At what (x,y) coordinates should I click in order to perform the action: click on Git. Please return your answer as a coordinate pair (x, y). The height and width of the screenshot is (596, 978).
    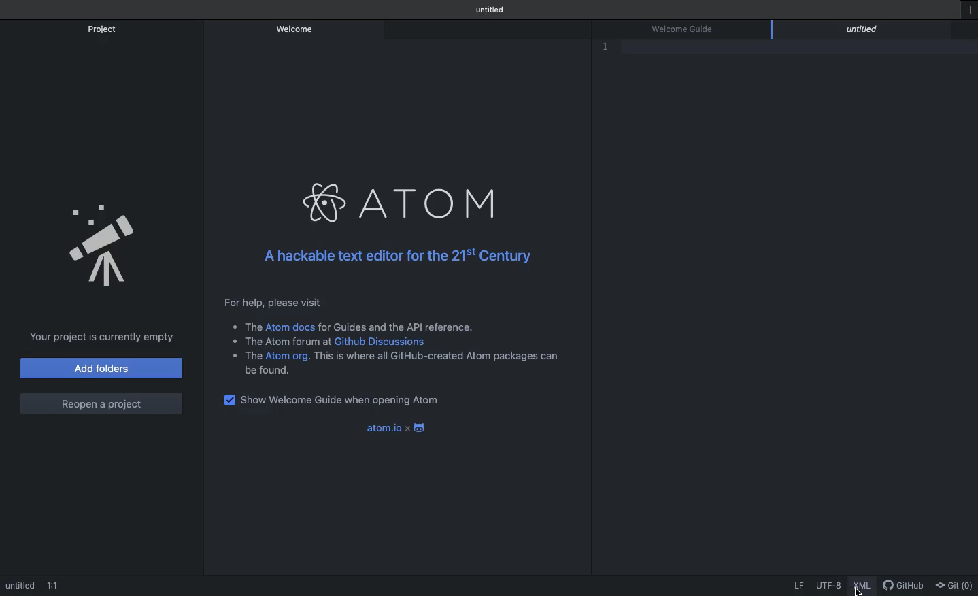
    Looking at the image, I should click on (953, 583).